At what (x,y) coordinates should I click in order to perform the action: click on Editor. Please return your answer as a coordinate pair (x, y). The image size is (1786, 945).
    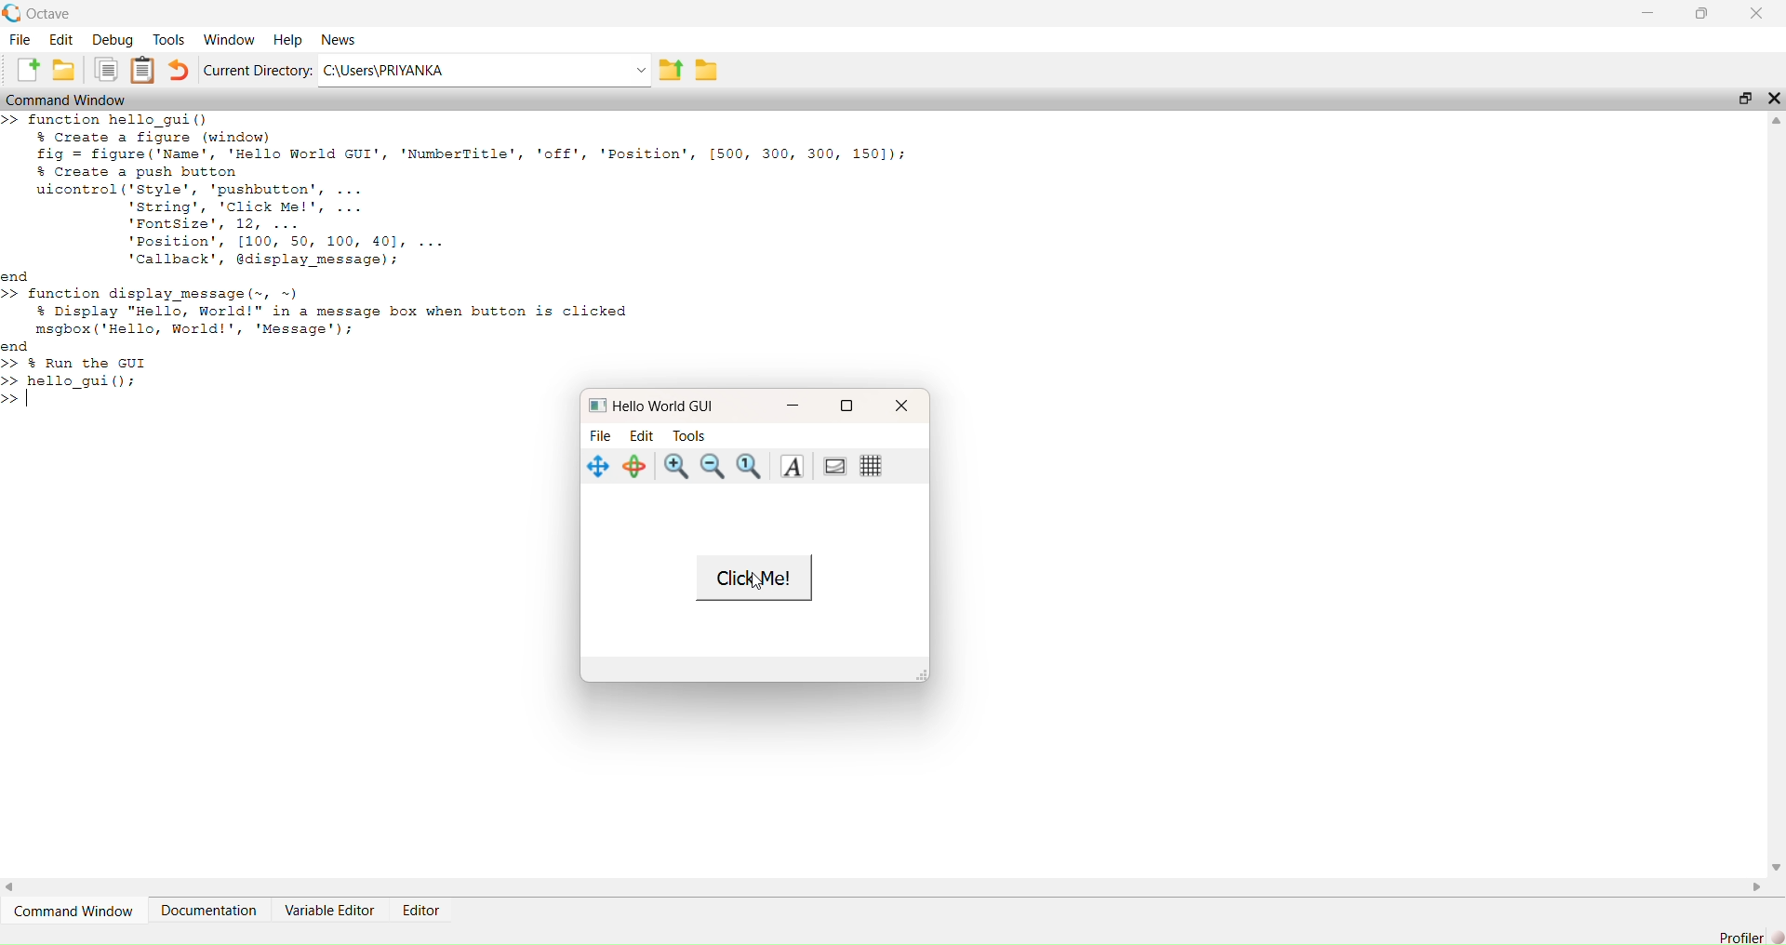
    Looking at the image, I should click on (419, 909).